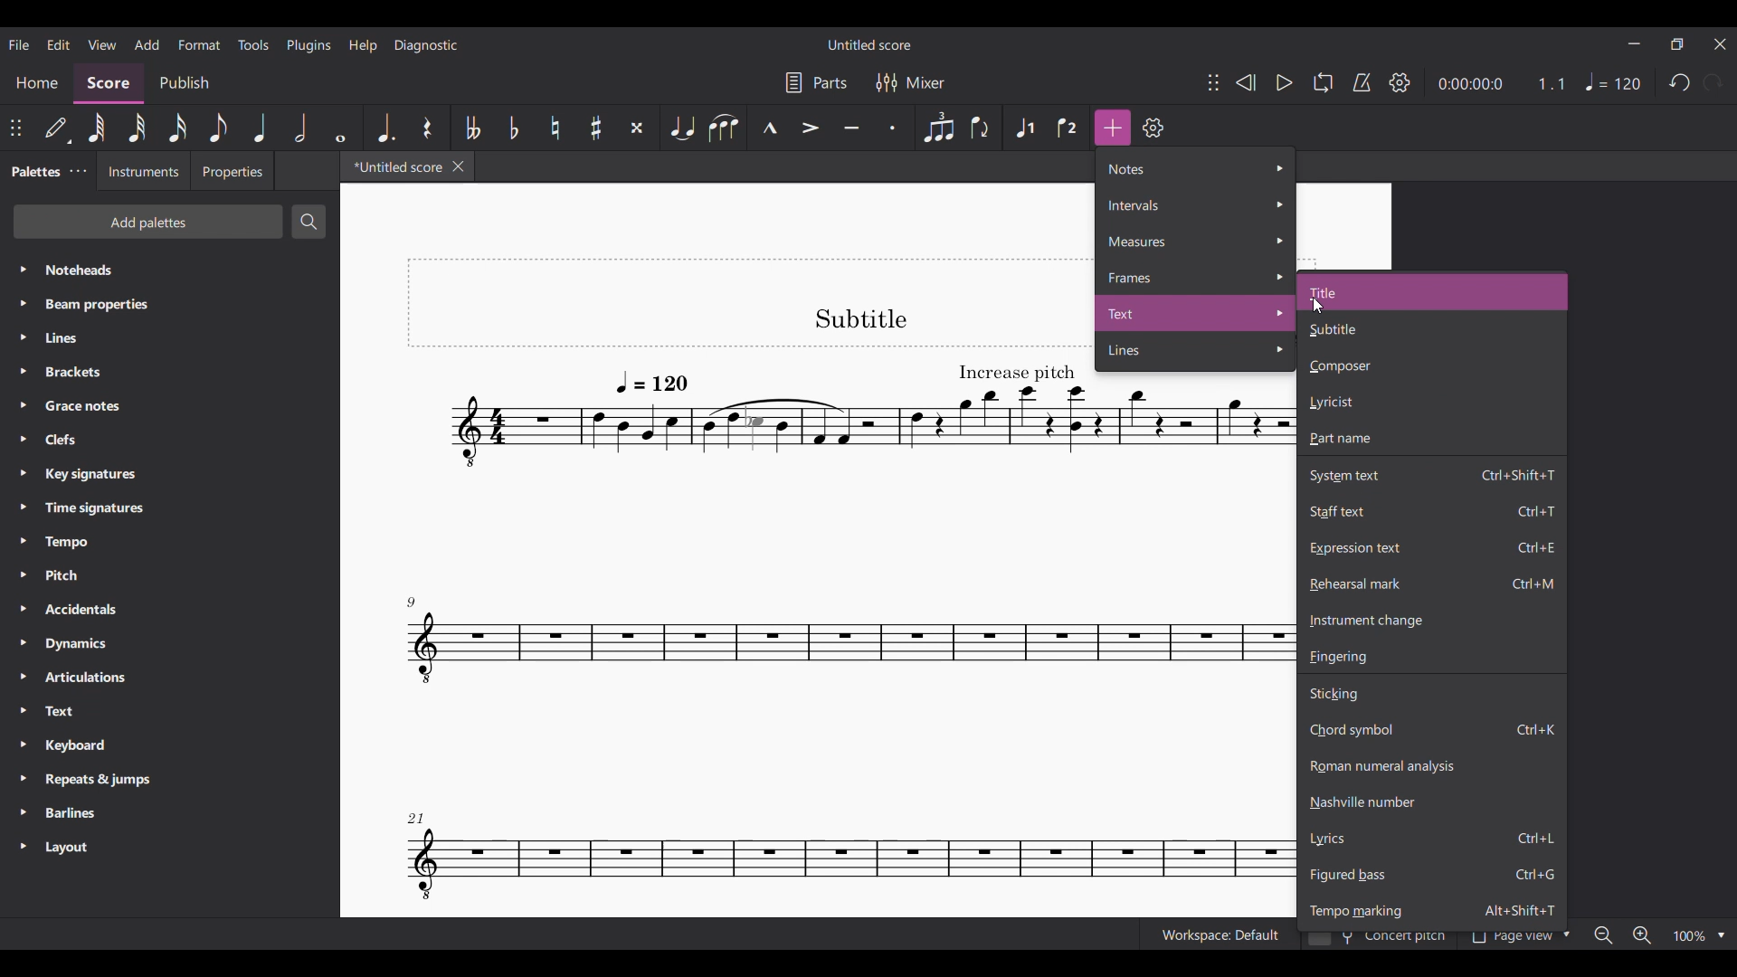  What do you see at coordinates (1219, 934) in the screenshot?
I see `Workspace: Default` at bounding box center [1219, 934].